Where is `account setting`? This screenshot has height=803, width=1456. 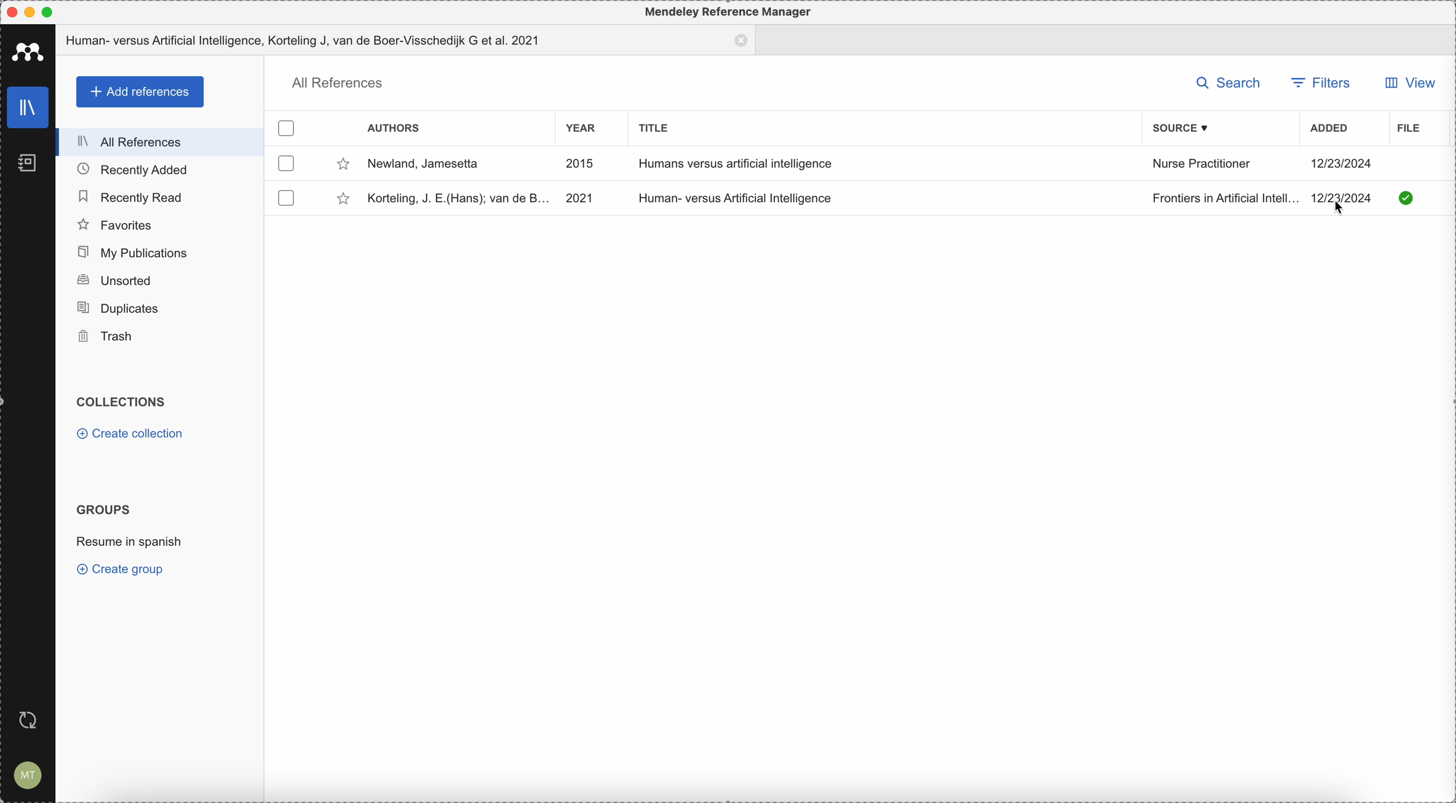 account setting is located at coordinates (28, 774).